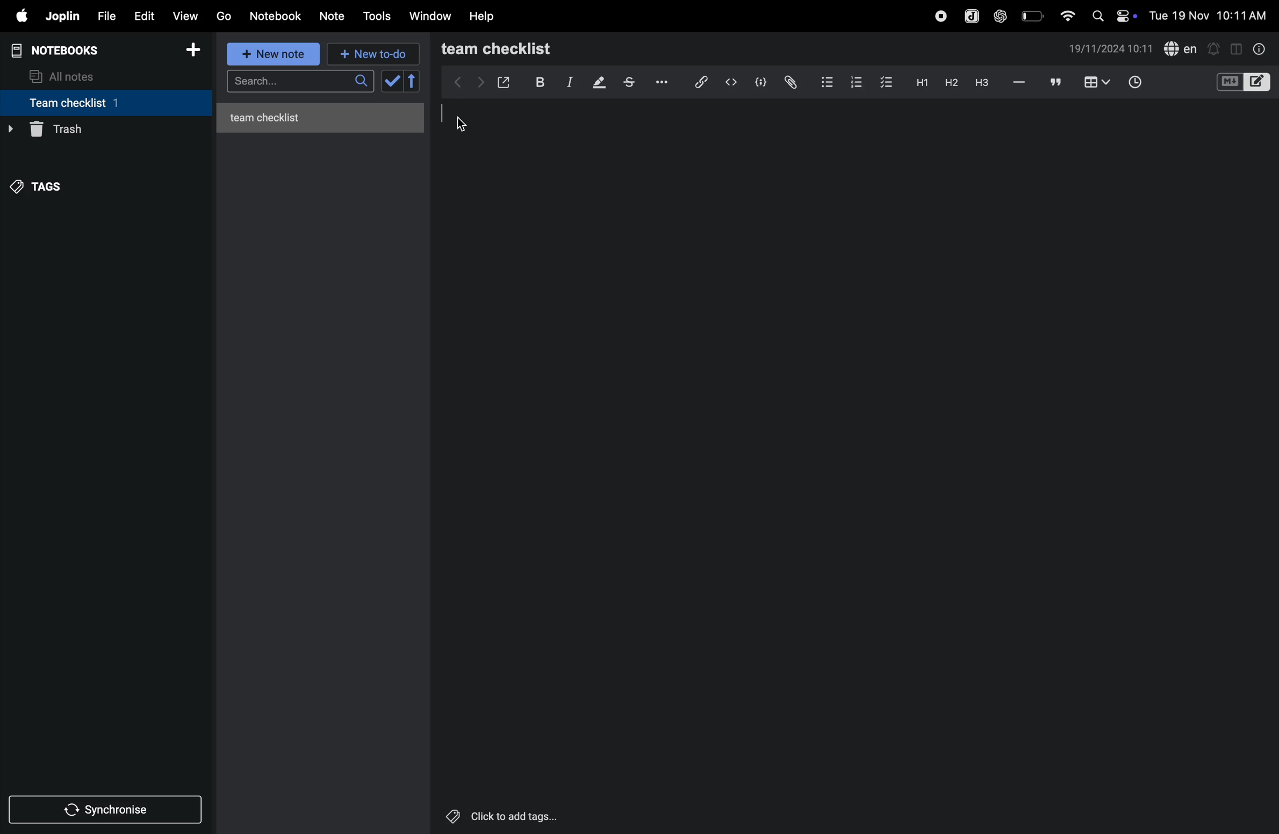  What do you see at coordinates (919, 82) in the screenshot?
I see `heading 2` at bounding box center [919, 82].